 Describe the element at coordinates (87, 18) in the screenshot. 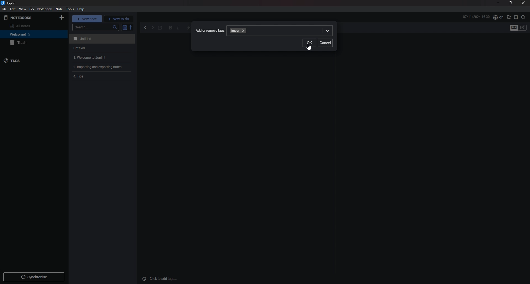

I see `new note` at that location.